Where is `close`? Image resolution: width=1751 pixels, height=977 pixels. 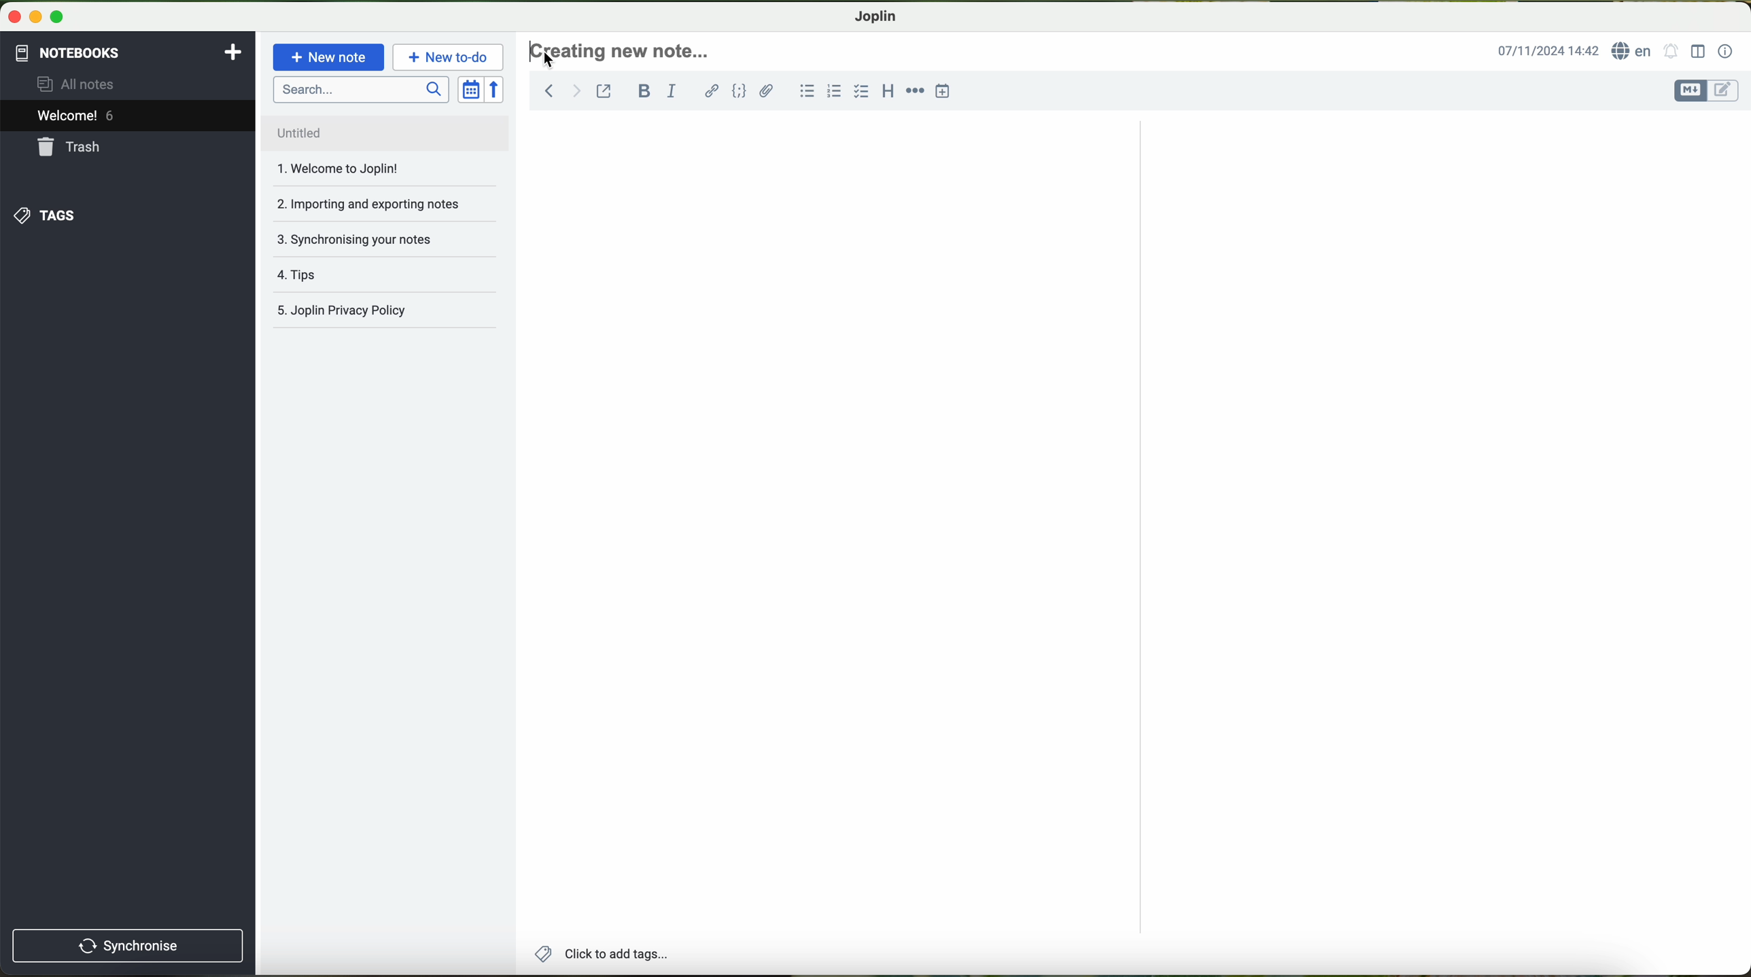
close is located at coordinates (11, 20).